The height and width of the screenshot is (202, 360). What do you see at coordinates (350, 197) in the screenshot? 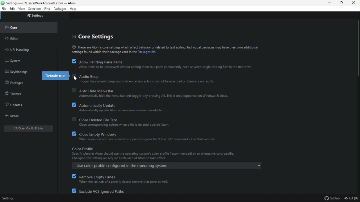
I see `Git ` at bounding box center [350, 197].